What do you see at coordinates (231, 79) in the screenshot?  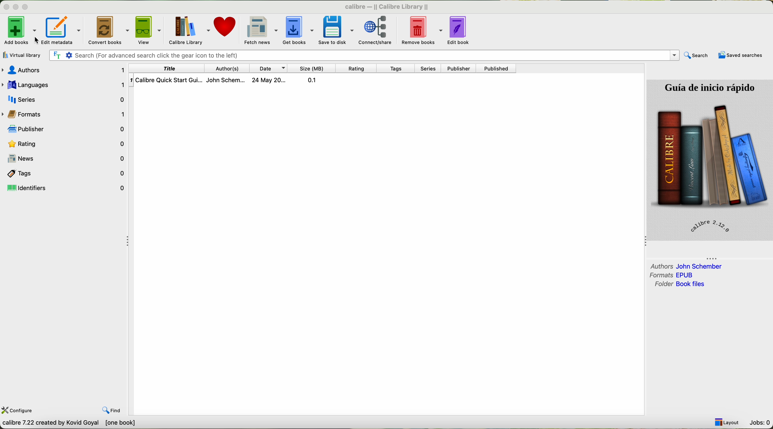 I see `book` at bounding box center [231, 79].